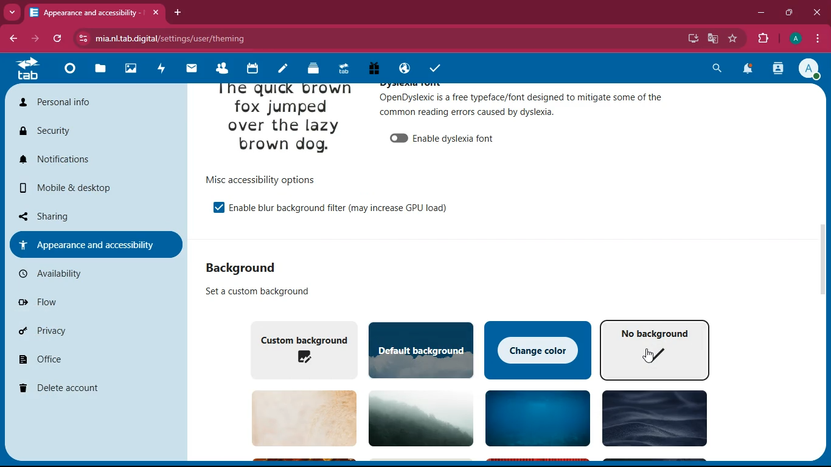  Describe the element at coordinates (13, 11) in the screenshot. I see `more` at that location.